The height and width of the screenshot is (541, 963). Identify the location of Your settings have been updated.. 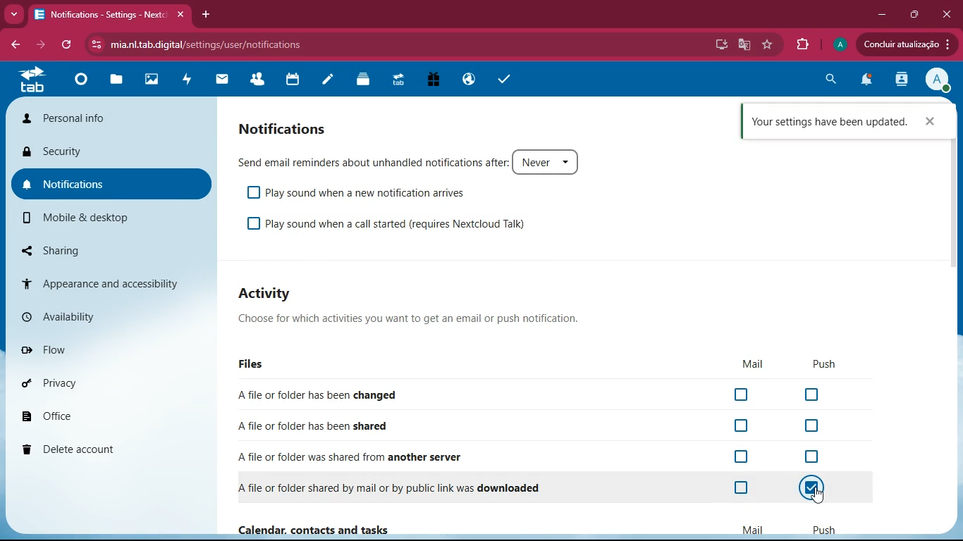
(828, 121).